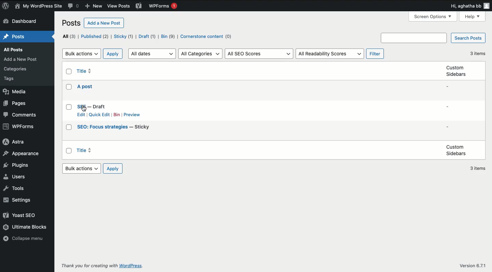 The width and height of the screenshot is (492, 272). Describe the element at coordinates (133, 115) in the screenshot. I see `Preview ` at that location.